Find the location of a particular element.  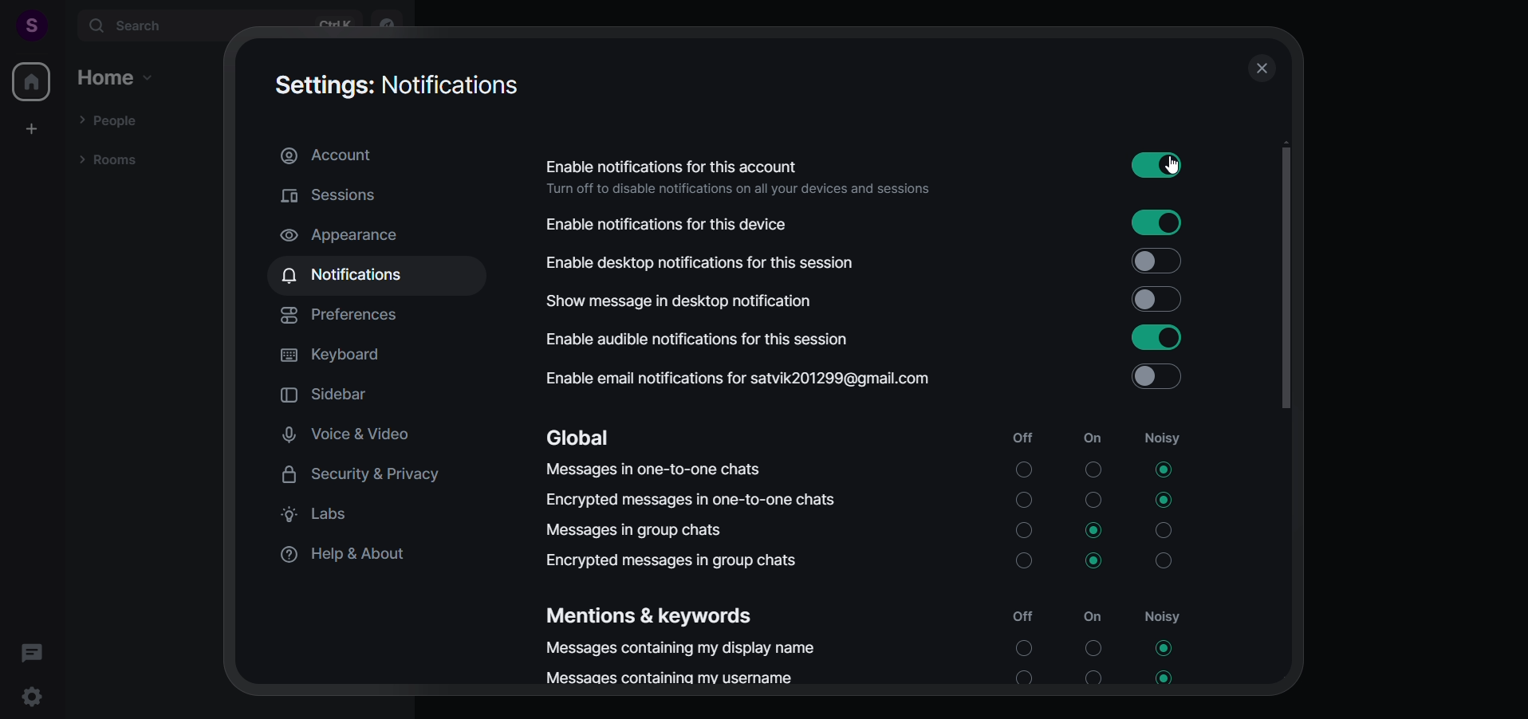

search bar is located at coordinates (219, 26).